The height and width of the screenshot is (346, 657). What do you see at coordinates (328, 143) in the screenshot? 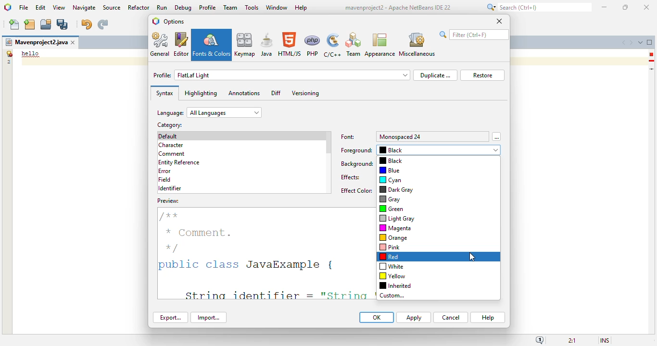
I see `vertical scroll bar` at bounding box center [328, 143].